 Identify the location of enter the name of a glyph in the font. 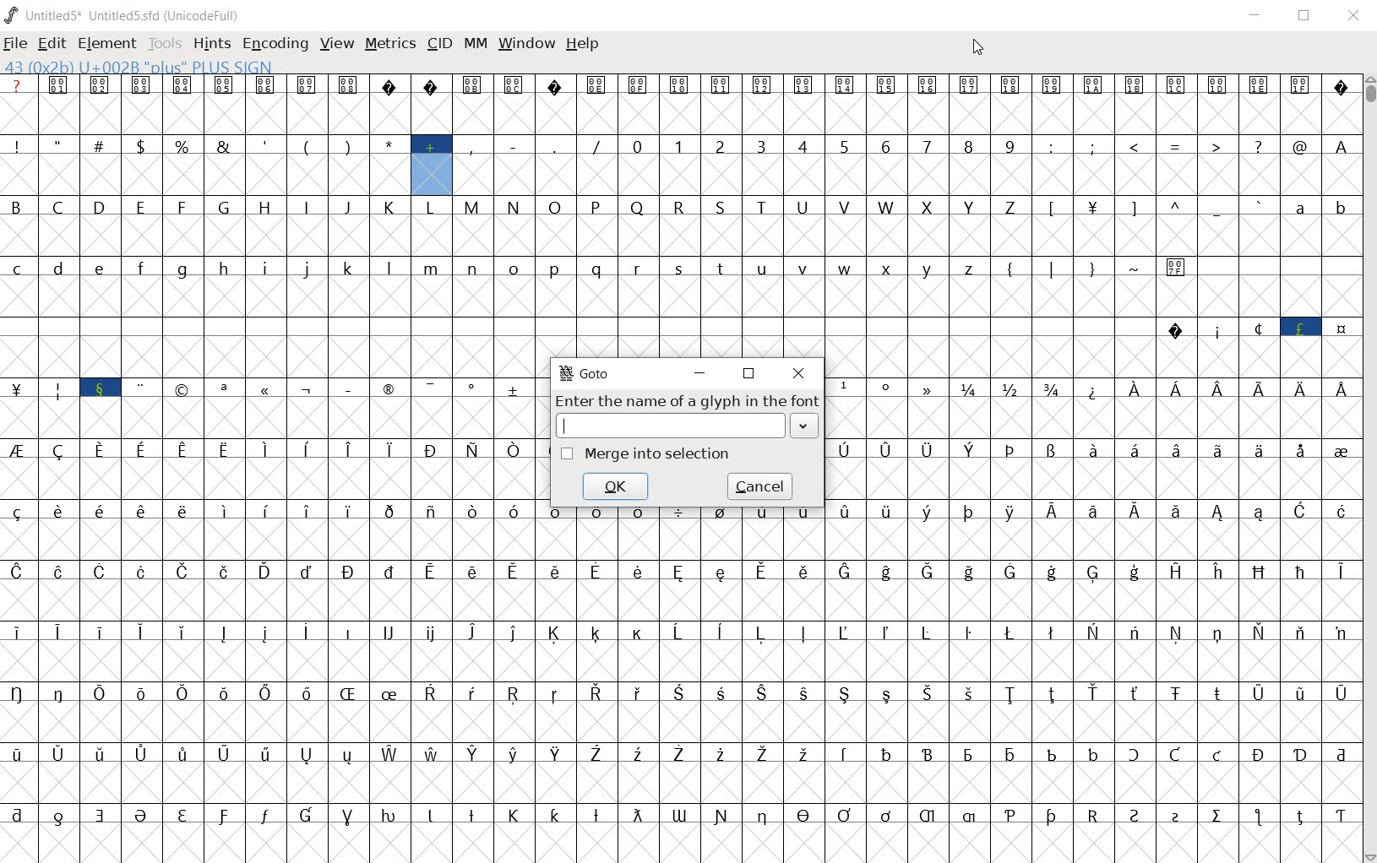
(687, 416).